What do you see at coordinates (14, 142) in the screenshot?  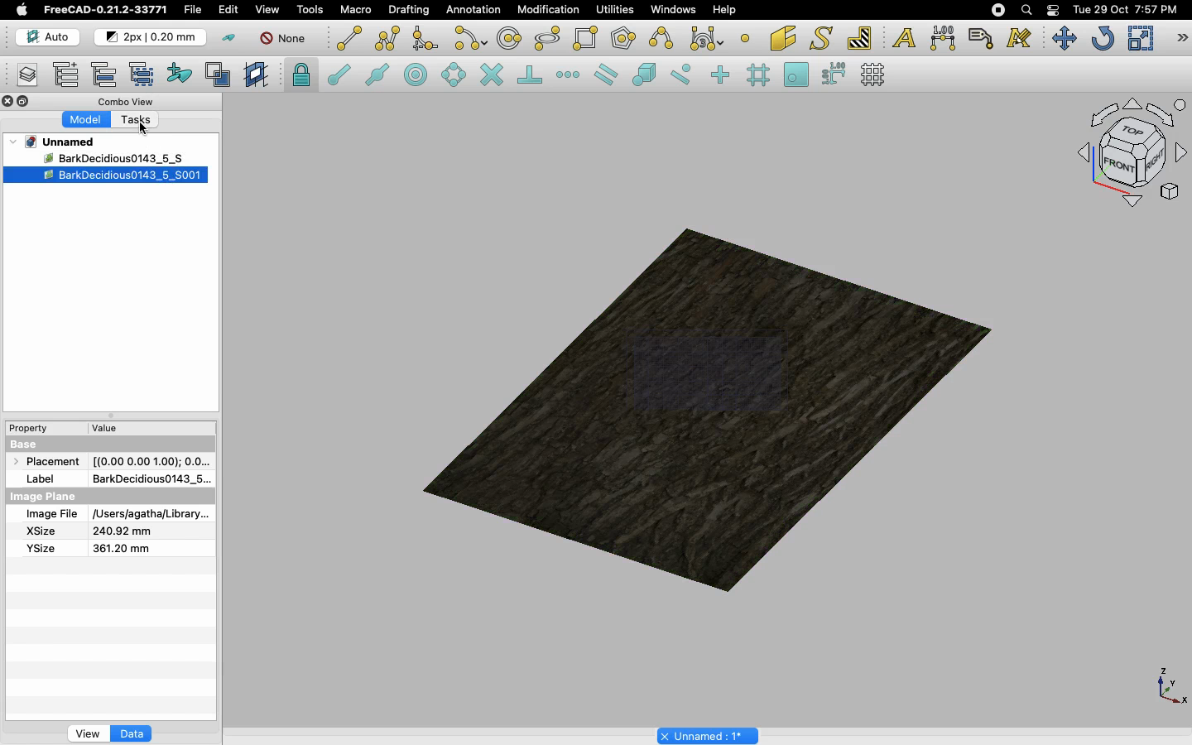 I see `Drop down` at bounding box center [14, 142].